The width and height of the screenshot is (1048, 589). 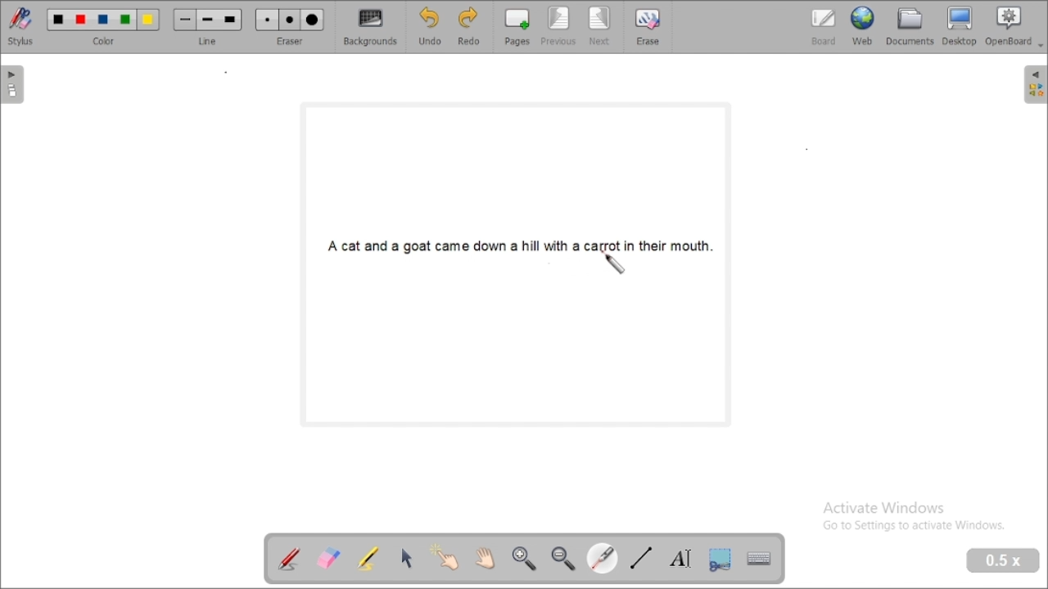 What do you see at coordinates (368, 557) in the screenshot?
I see `highlight` at bounding box center [368, 557].